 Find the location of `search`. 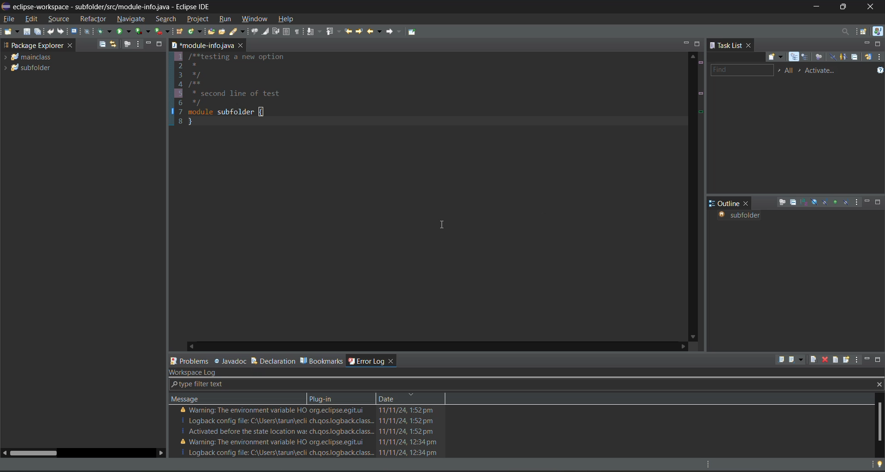

search is located at coordinates (239, 32).